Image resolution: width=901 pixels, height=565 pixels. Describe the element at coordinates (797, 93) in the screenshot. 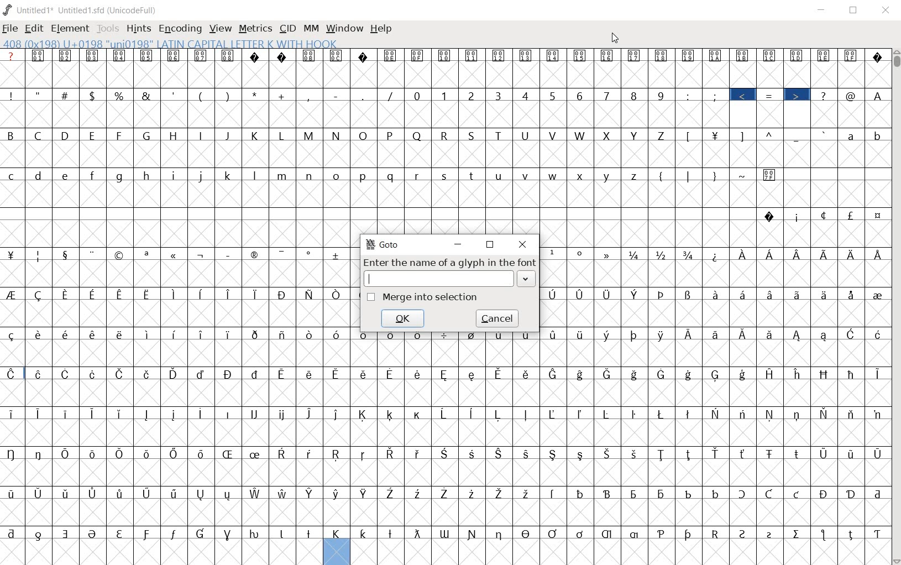

I see `highlighted symbol` at that location.